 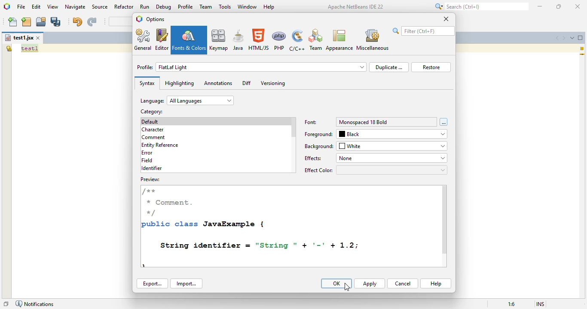 I want to click on category, so click(x=152, y=111).